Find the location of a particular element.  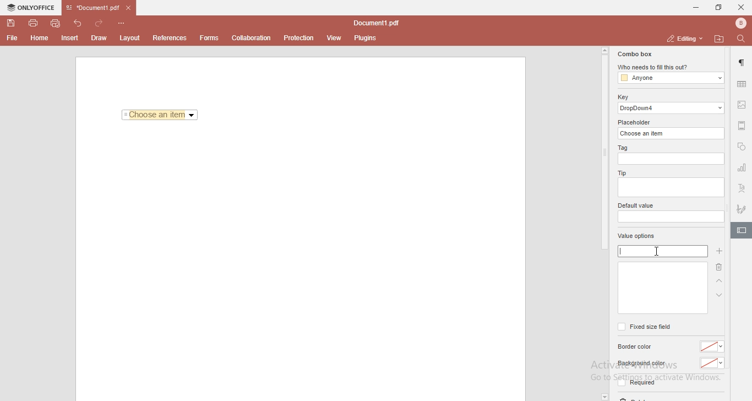

shapes is located at coordinates (742, 148).